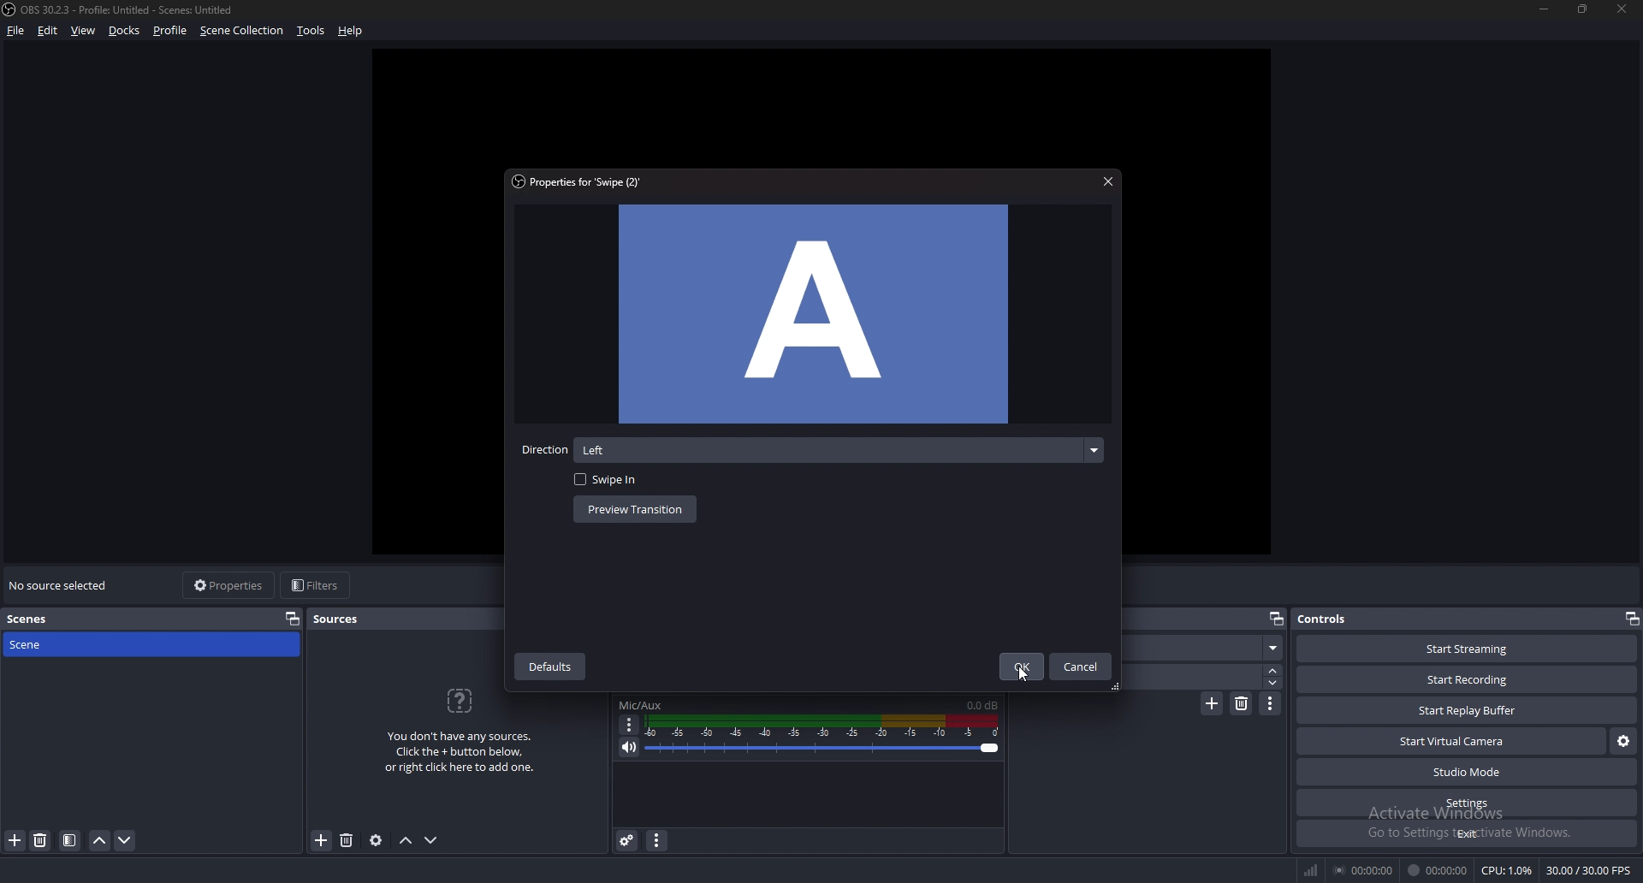  Describe the element at coordinates (1465, 833) in the screenshot. I see `exit` at that location.